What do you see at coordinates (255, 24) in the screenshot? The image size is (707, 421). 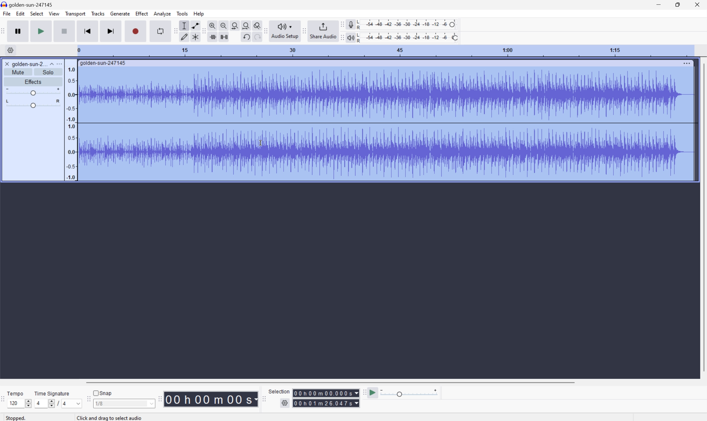 I see `Zoom toggle` at bounding box center [255, 24].